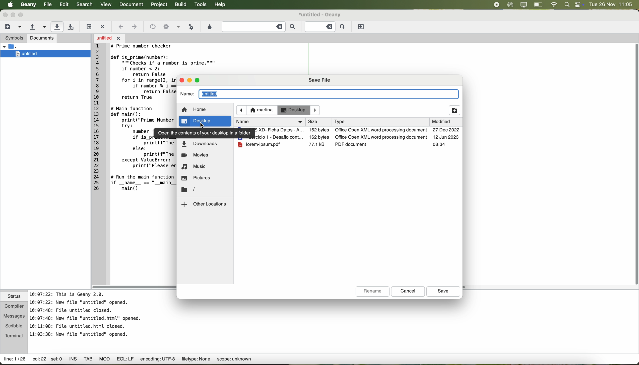  What do you see at coordinates (198, 80) in the screenshot?
I see `maximize pop-up` at bounding box center [198, 80].